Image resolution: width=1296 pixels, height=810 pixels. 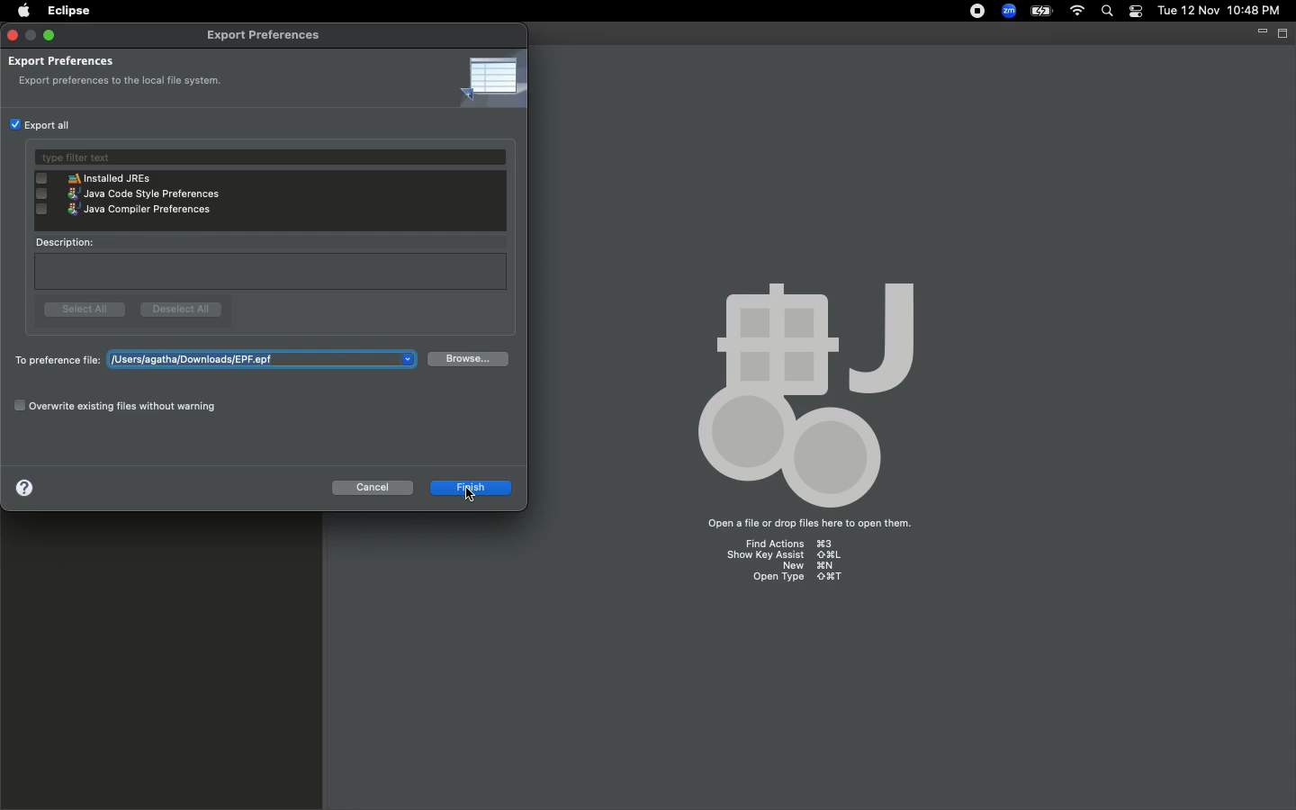 I want to click on To preference file:, so click(x=59, y=363).